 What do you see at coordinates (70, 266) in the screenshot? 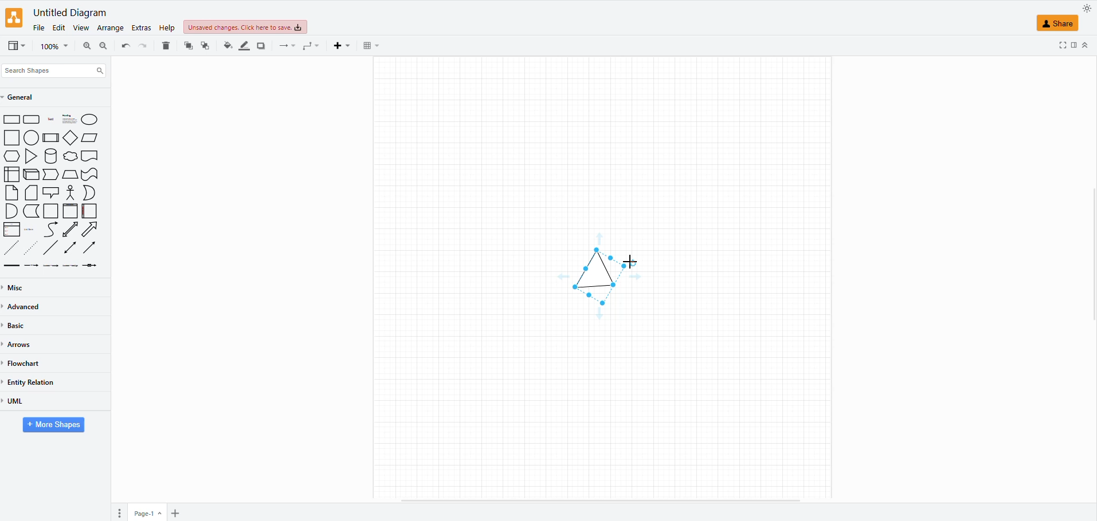
I see `Labelled Arrow` at bounding box center [70, 266].